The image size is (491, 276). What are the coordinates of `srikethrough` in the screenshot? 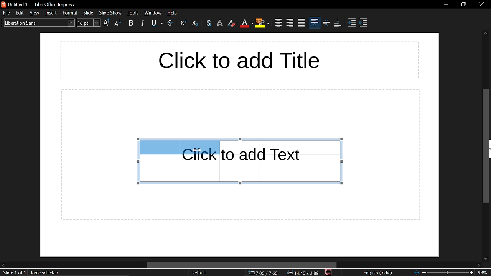 It's located at (170, 23).